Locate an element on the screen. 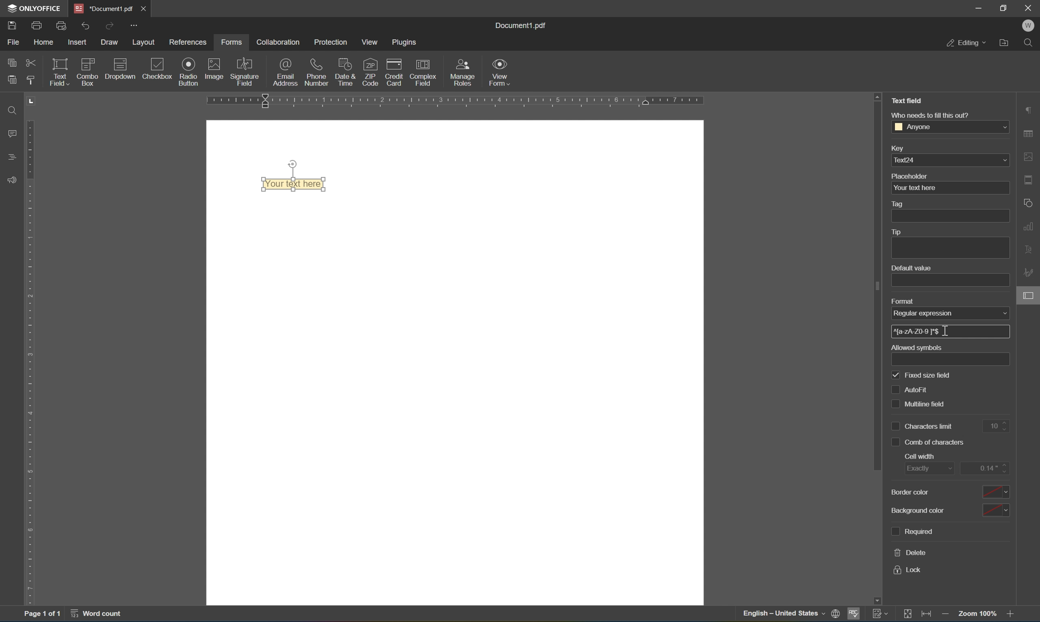 The image size is (1040, 622). ruler is located at coordinates (456, 102).